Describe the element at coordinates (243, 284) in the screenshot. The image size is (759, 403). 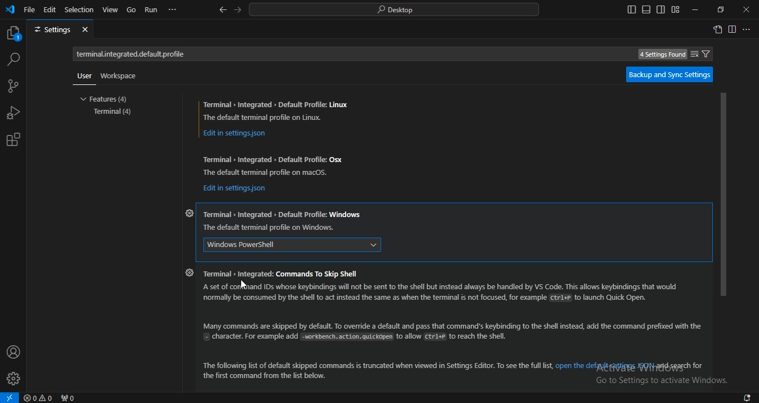
I see `cursor` at that location.